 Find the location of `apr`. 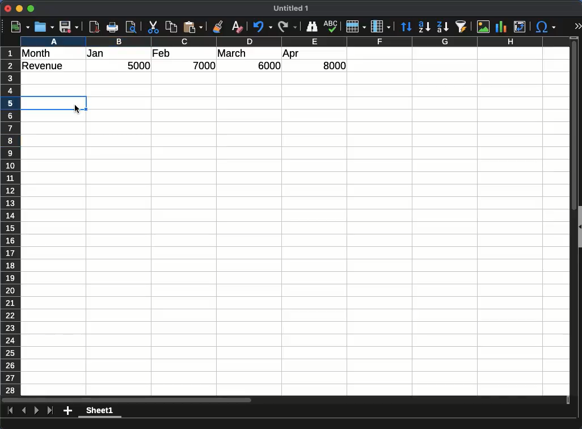

apr is located at coordinates (290, 54).